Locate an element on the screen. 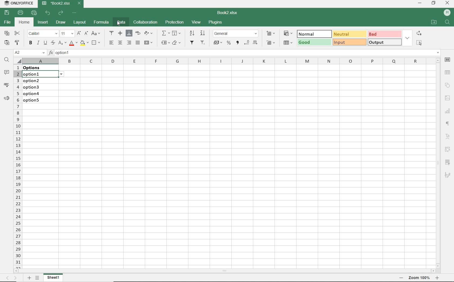  ALIGN TOP is located at coordinates (111, 33).